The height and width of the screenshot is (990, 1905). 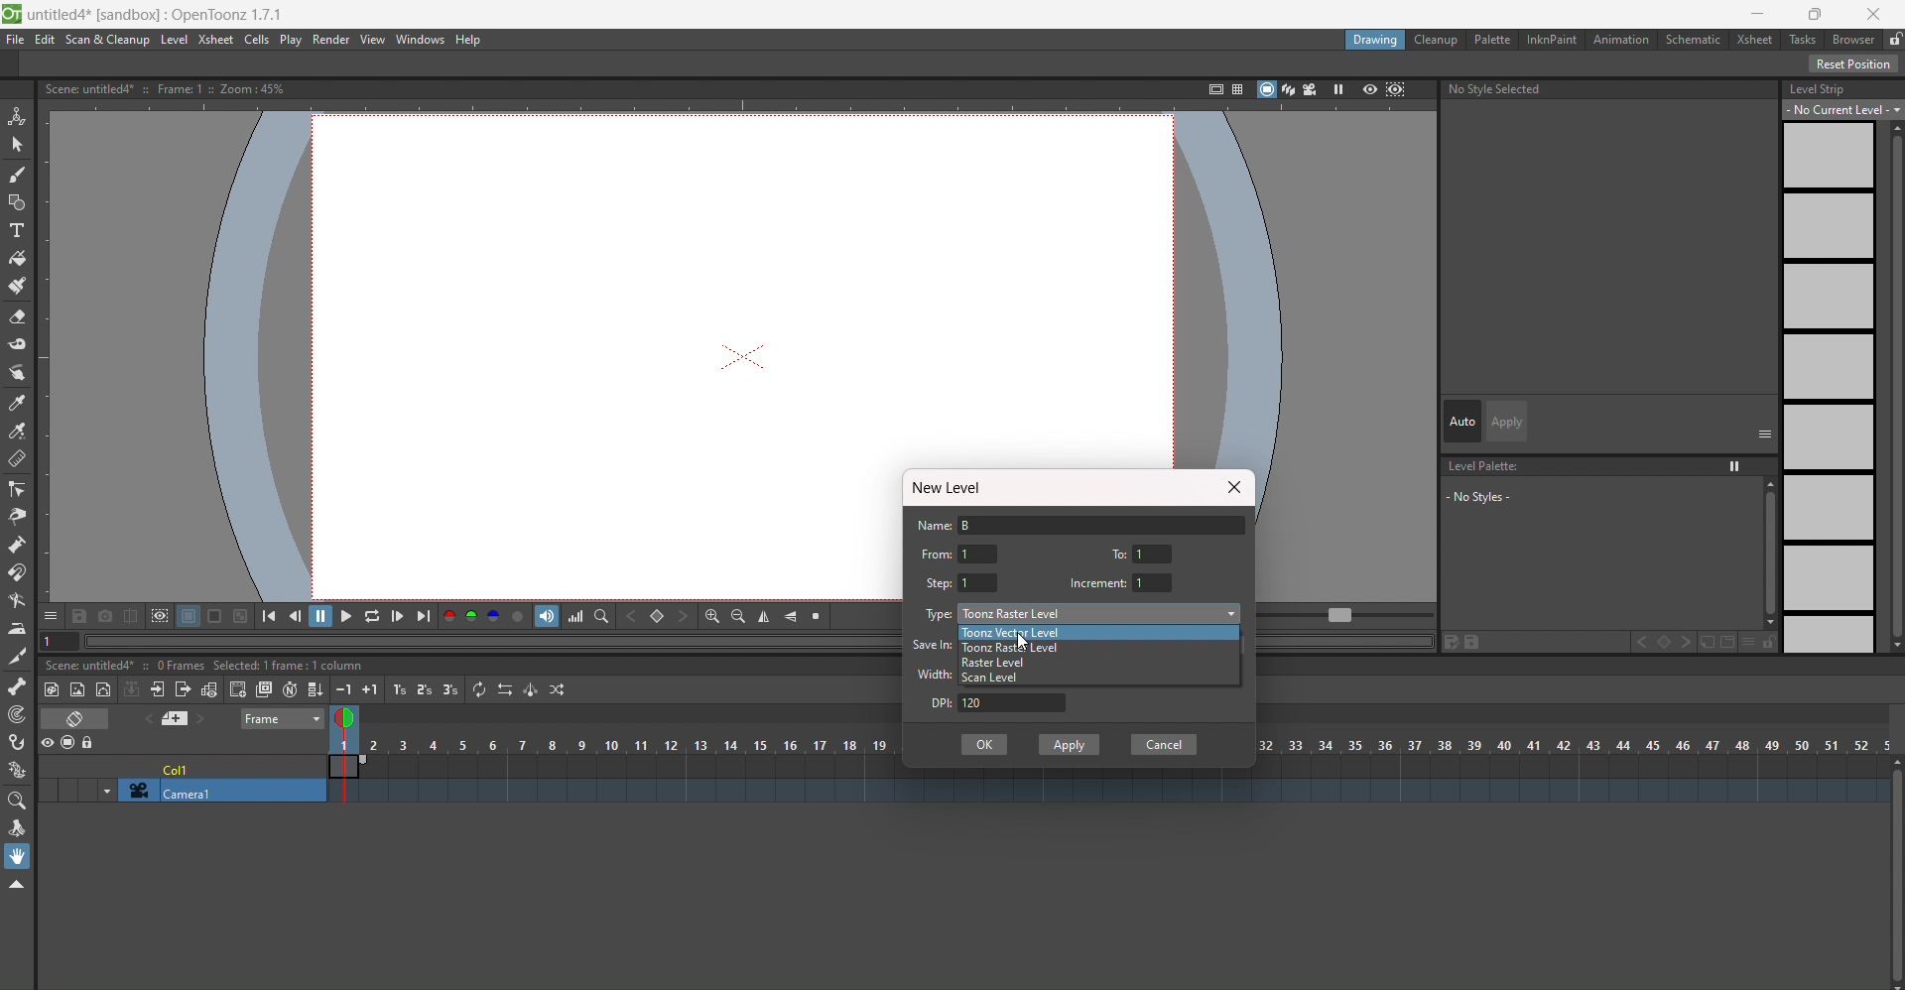 I want to click on cleanup, so click(x=1438, y=40).